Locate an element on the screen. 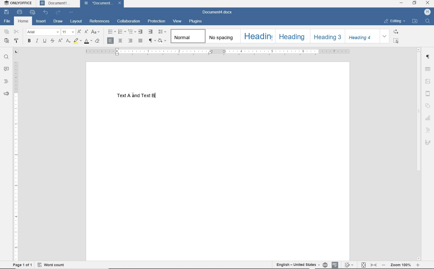 The height and width of the screenshot is (269, 434). minimize is located at coordinates (401, 3).